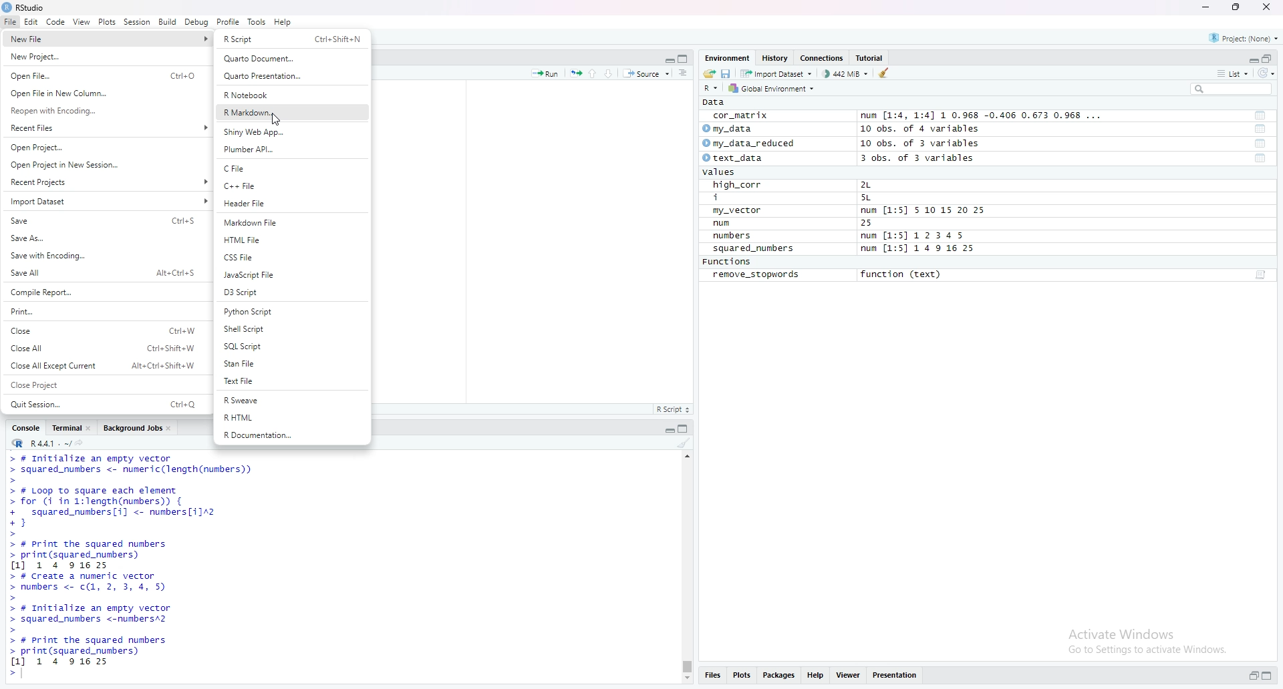  What do you see at coordinates (932, 142) in the screenshot?
I see `10 obs. of 3 variables` at bounding box center [932, 142].